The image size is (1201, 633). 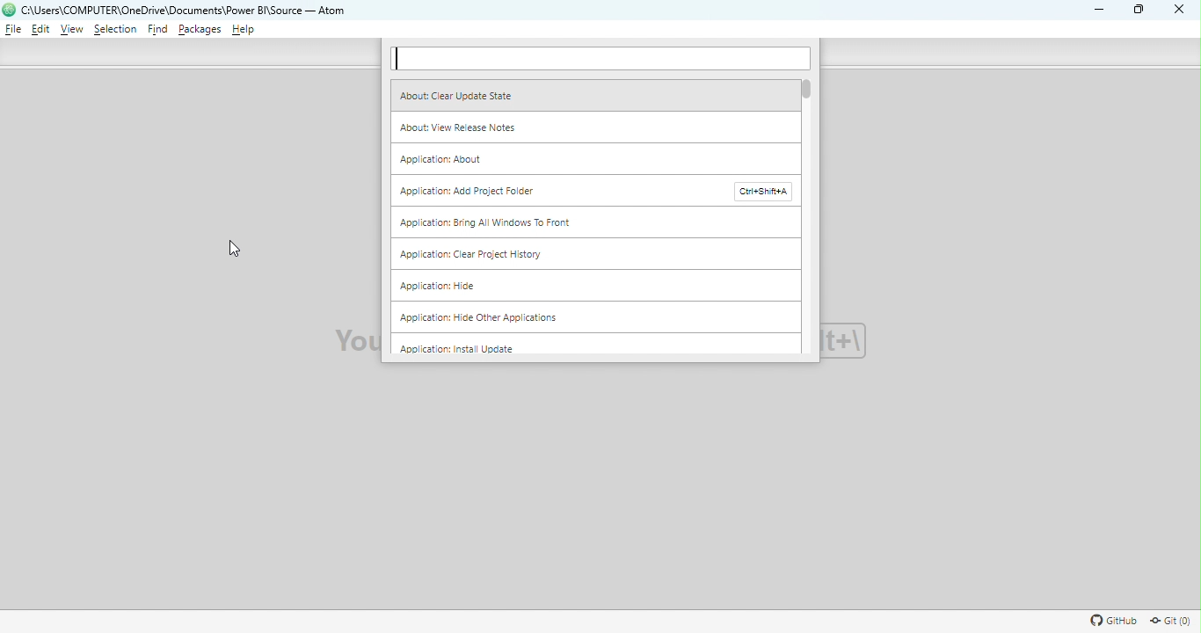 I want to click on About: View release notes, so click(x=598, y=127).